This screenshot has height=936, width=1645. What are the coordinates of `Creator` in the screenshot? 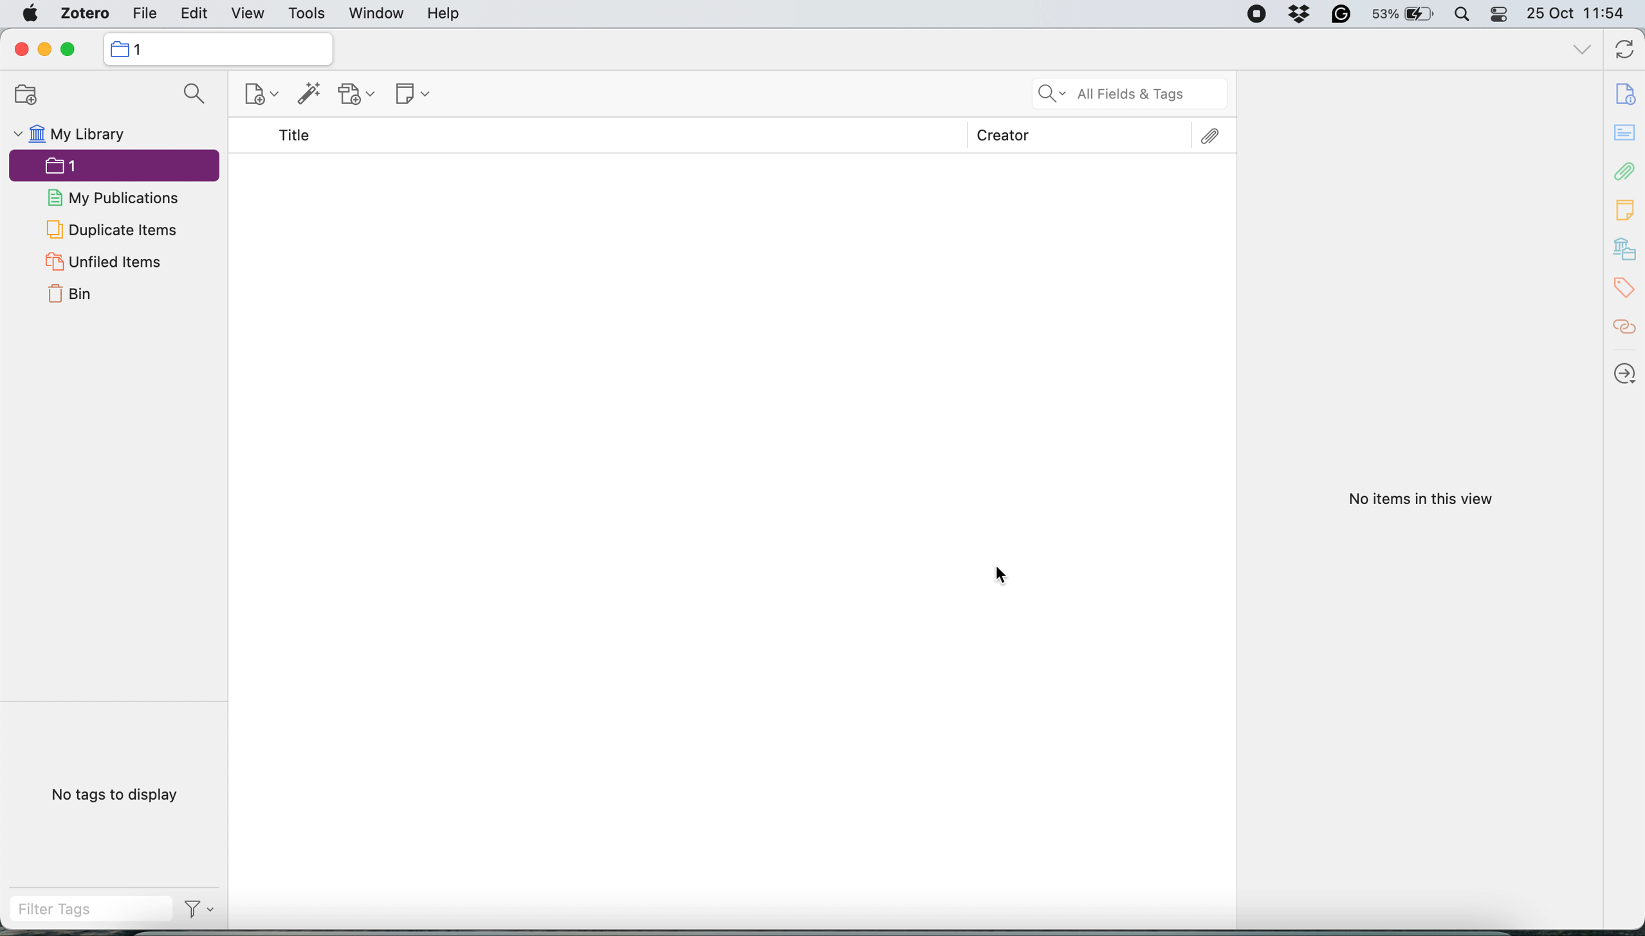 It's located at (1012, 134).